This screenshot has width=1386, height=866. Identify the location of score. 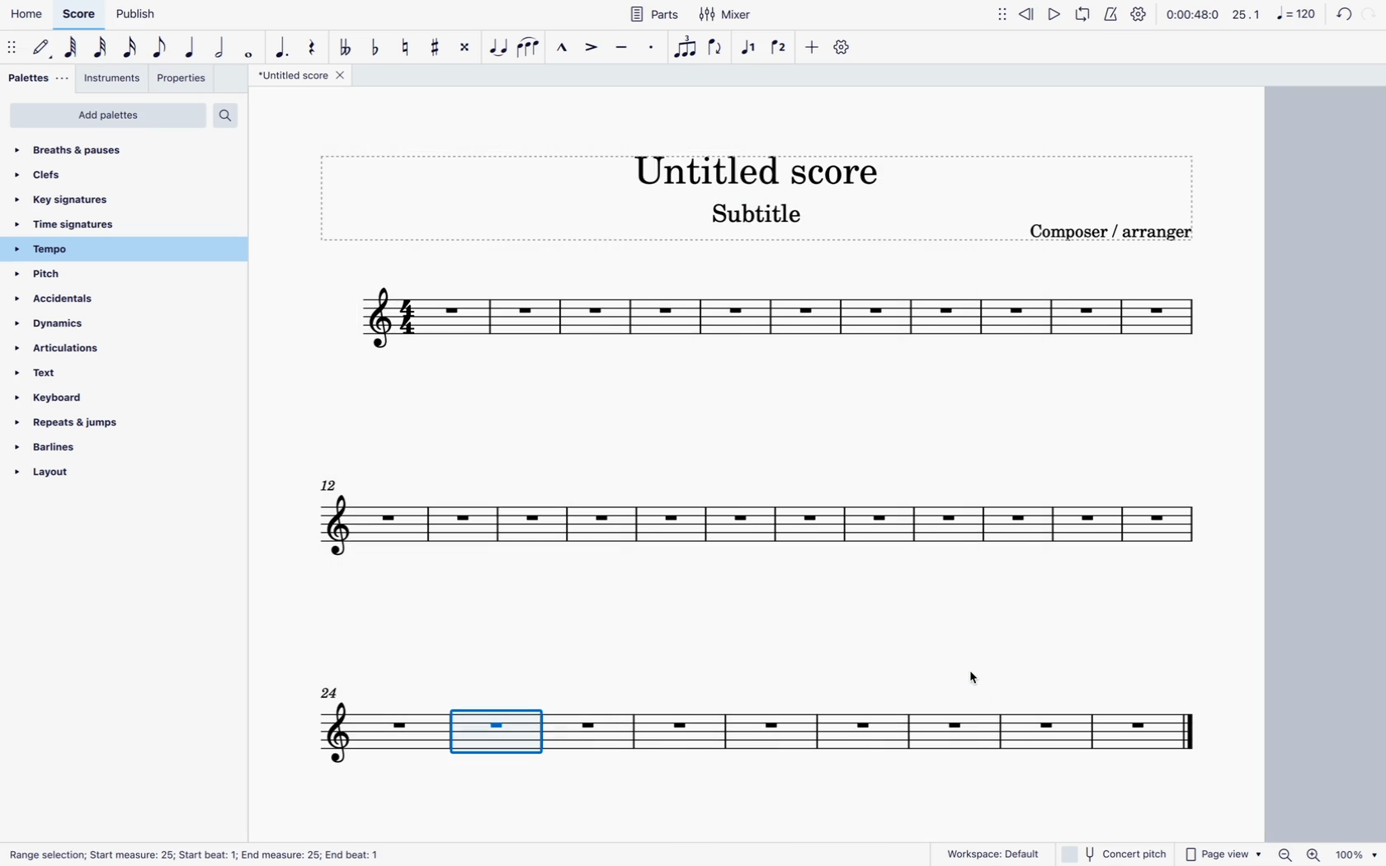
(78, 18).